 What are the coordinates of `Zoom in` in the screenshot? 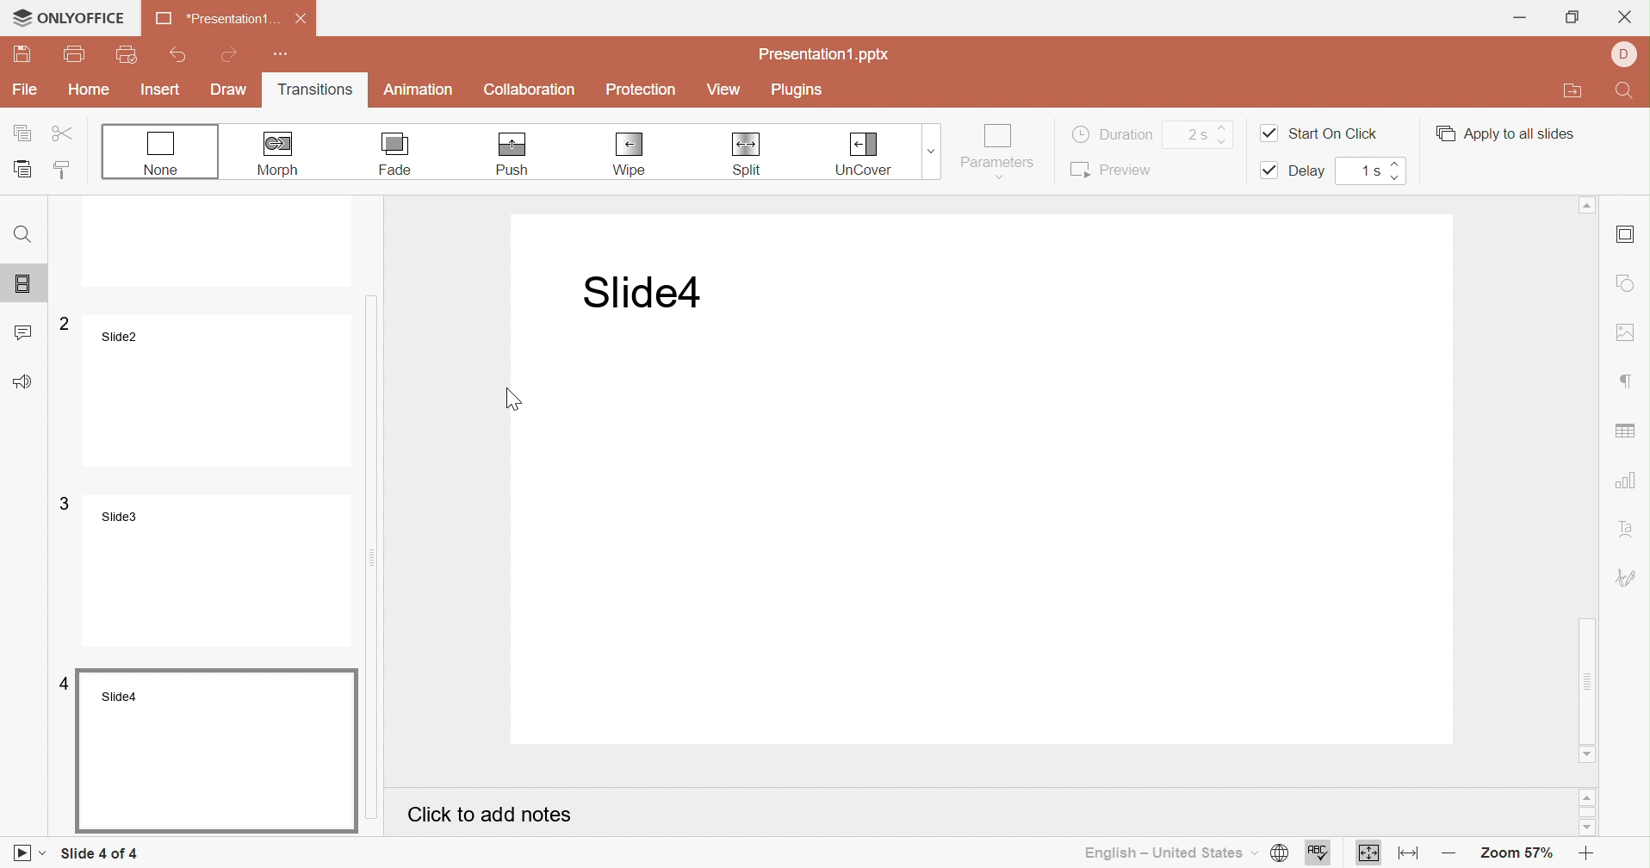 It's located at (1587, 856).